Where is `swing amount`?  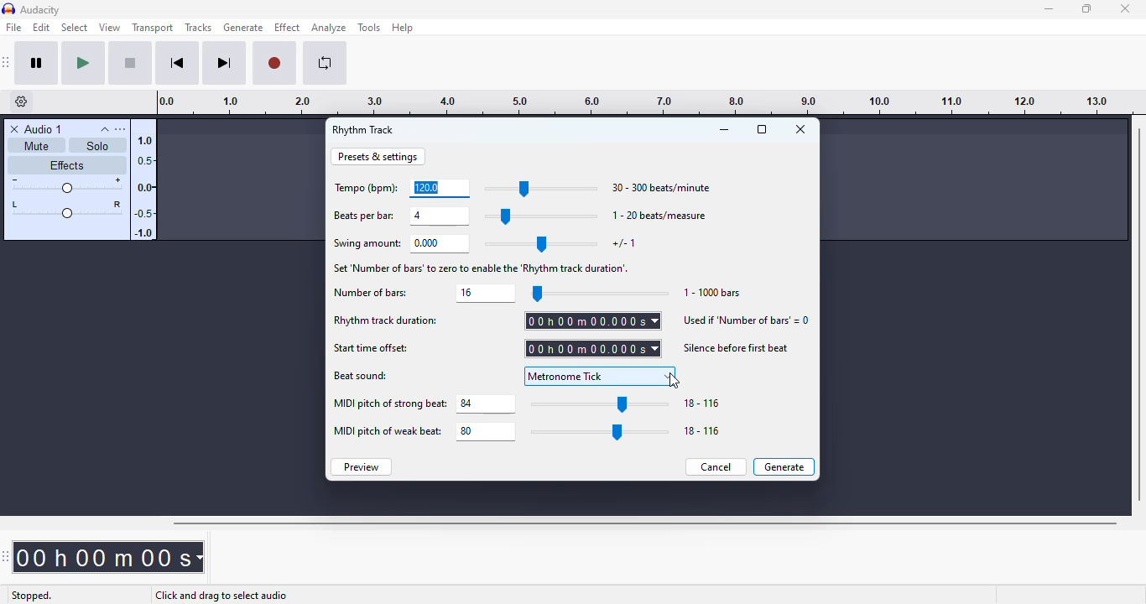 swing amount is located at coordinates (367, 244).